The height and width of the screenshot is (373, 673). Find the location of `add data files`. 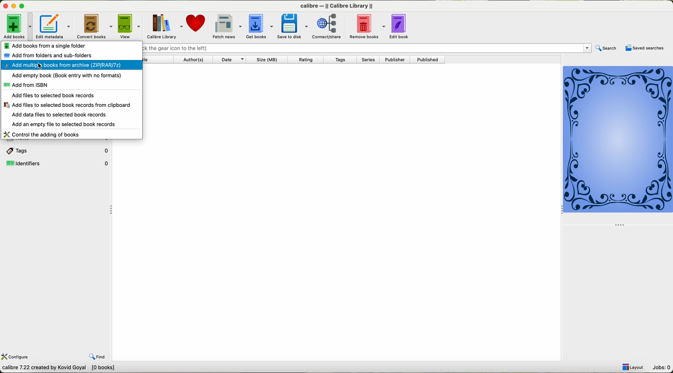

add data files is located at coordinates (61, 115).